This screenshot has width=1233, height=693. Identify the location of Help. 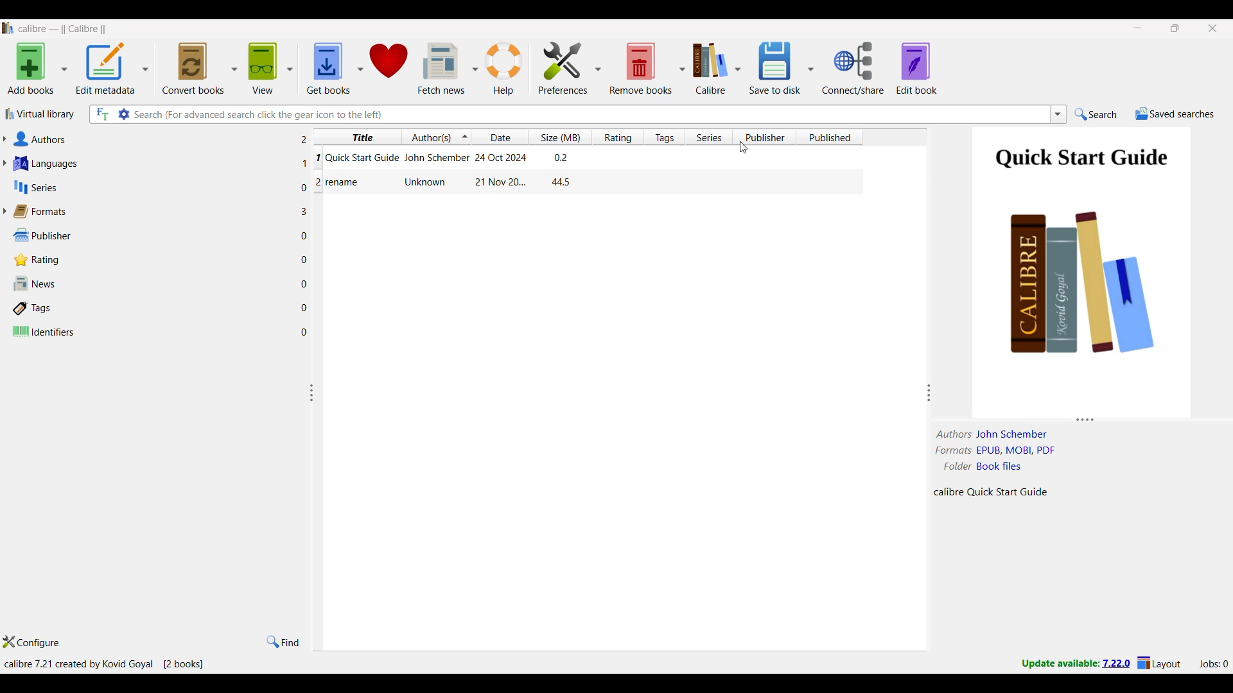
(504, 69).